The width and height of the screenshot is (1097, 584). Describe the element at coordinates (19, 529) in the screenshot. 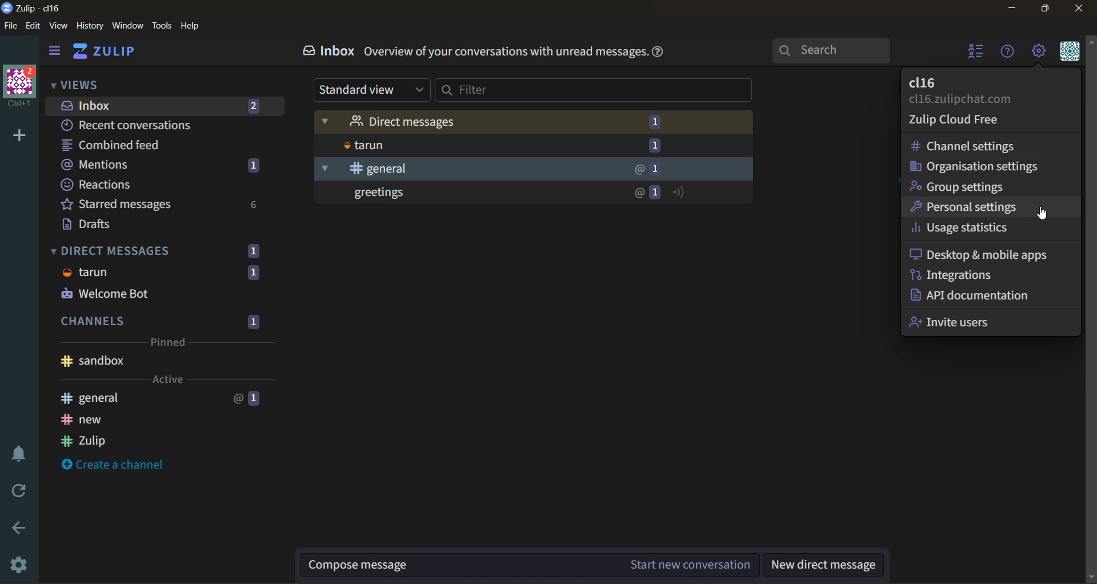

I see `go back` at that location.